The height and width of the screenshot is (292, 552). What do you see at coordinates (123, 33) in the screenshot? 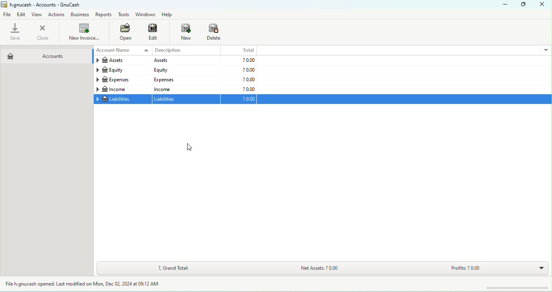
I see `open` at bounding box center [123, 33].